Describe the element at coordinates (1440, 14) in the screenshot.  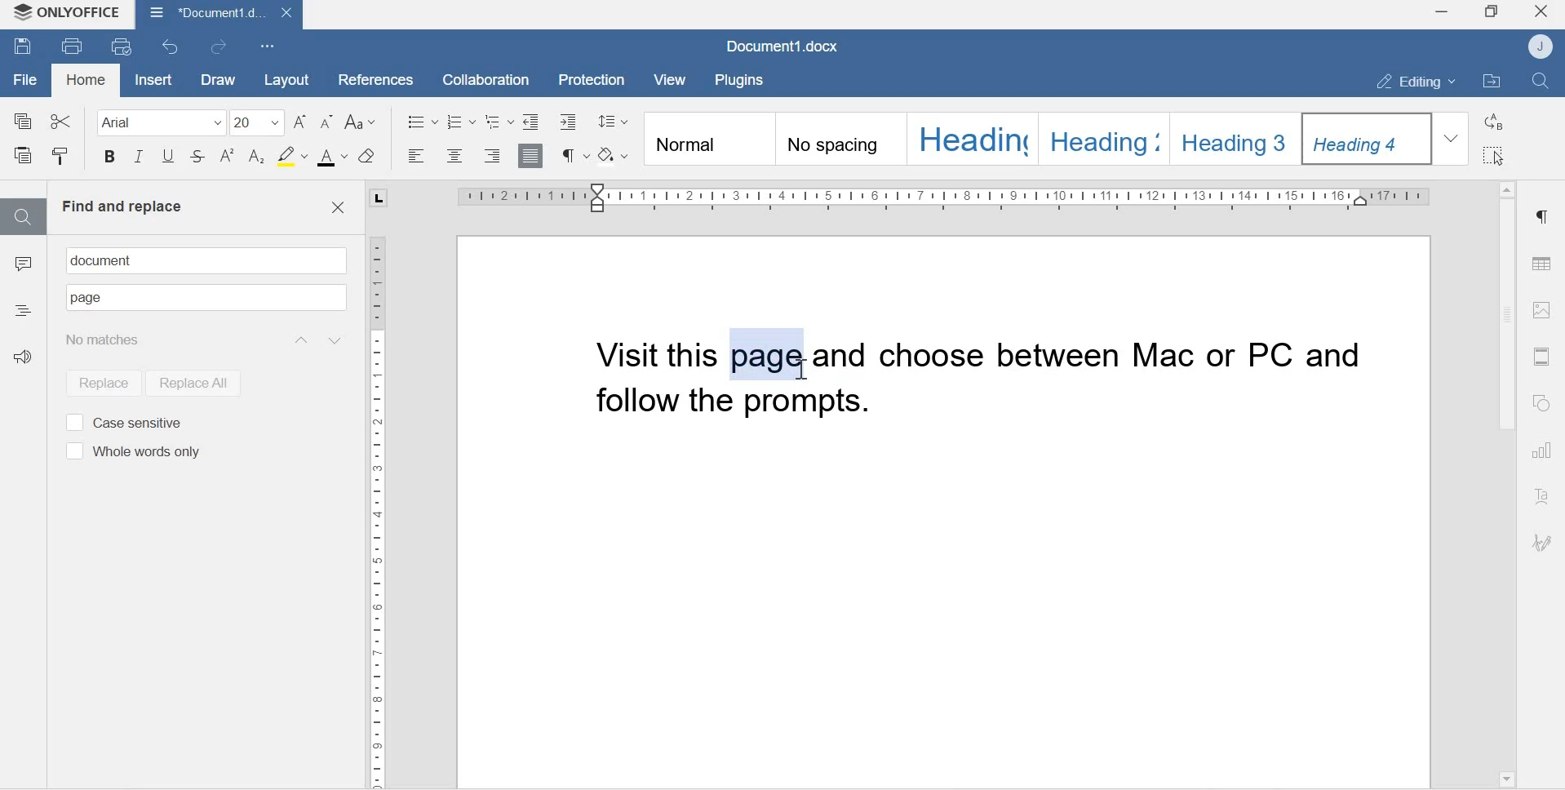
I see `Minimize` at that location.